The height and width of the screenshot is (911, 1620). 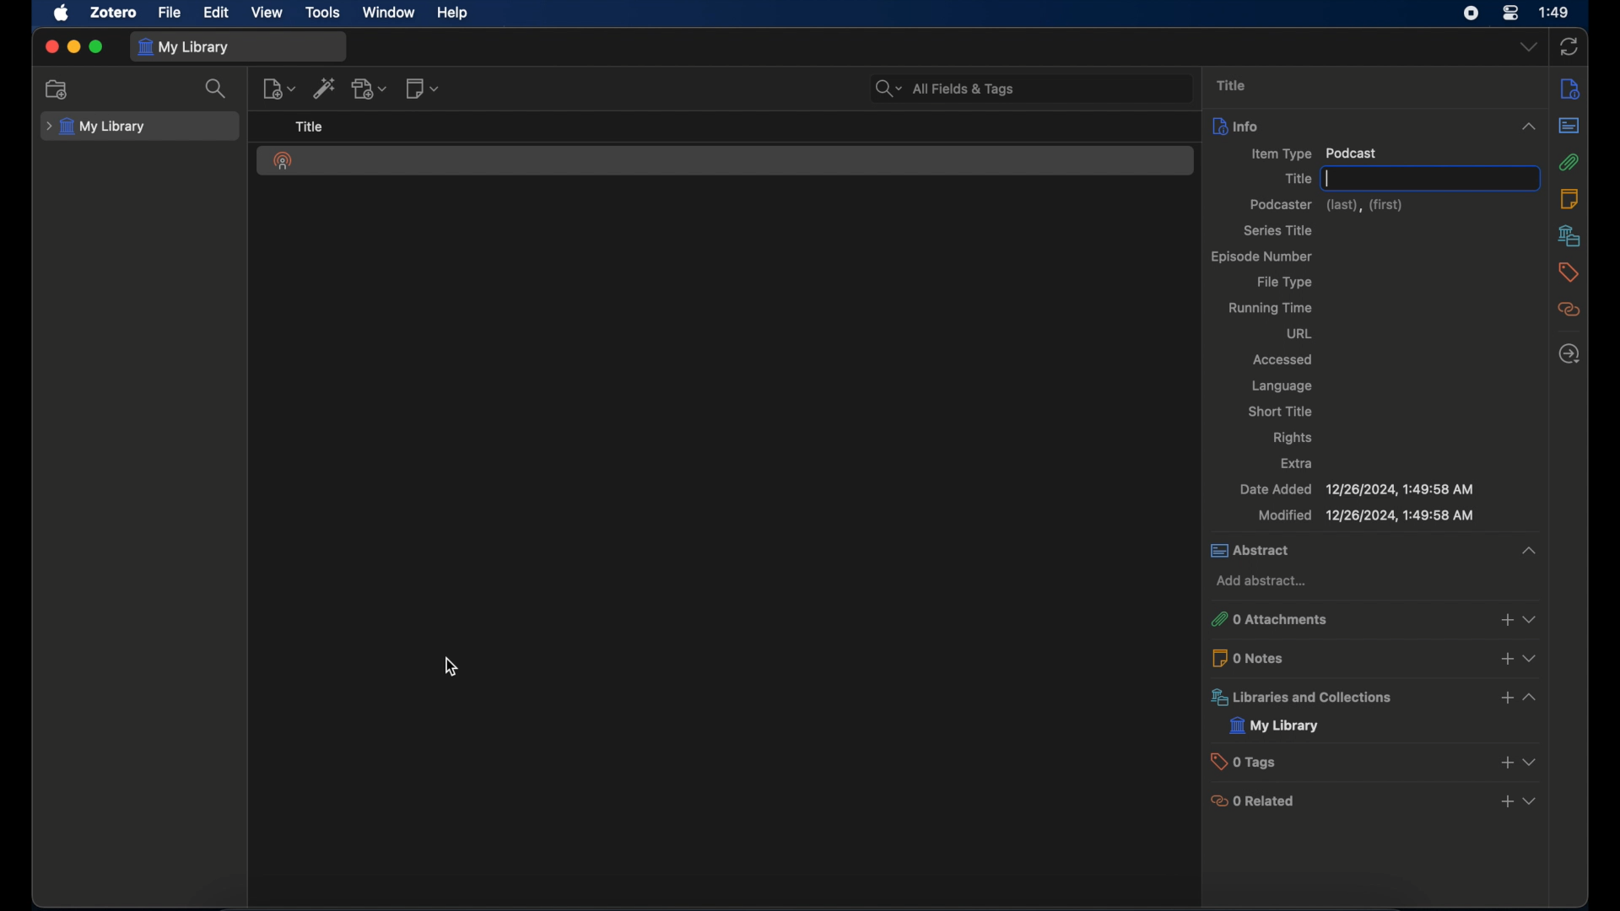 I want to click on short title, so click(x=1282, y=411).